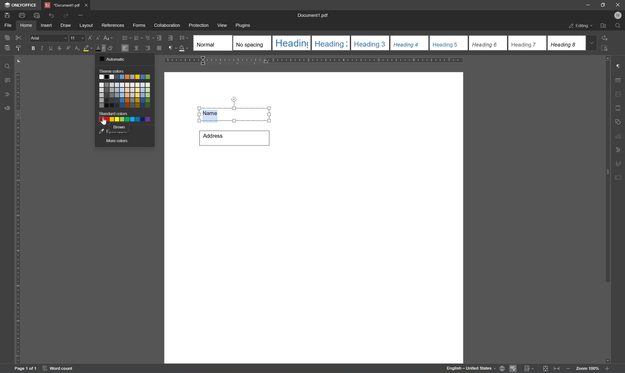  Describe the element at coordinates (35, 15) in the screenshot. I see `quick print` at that location.